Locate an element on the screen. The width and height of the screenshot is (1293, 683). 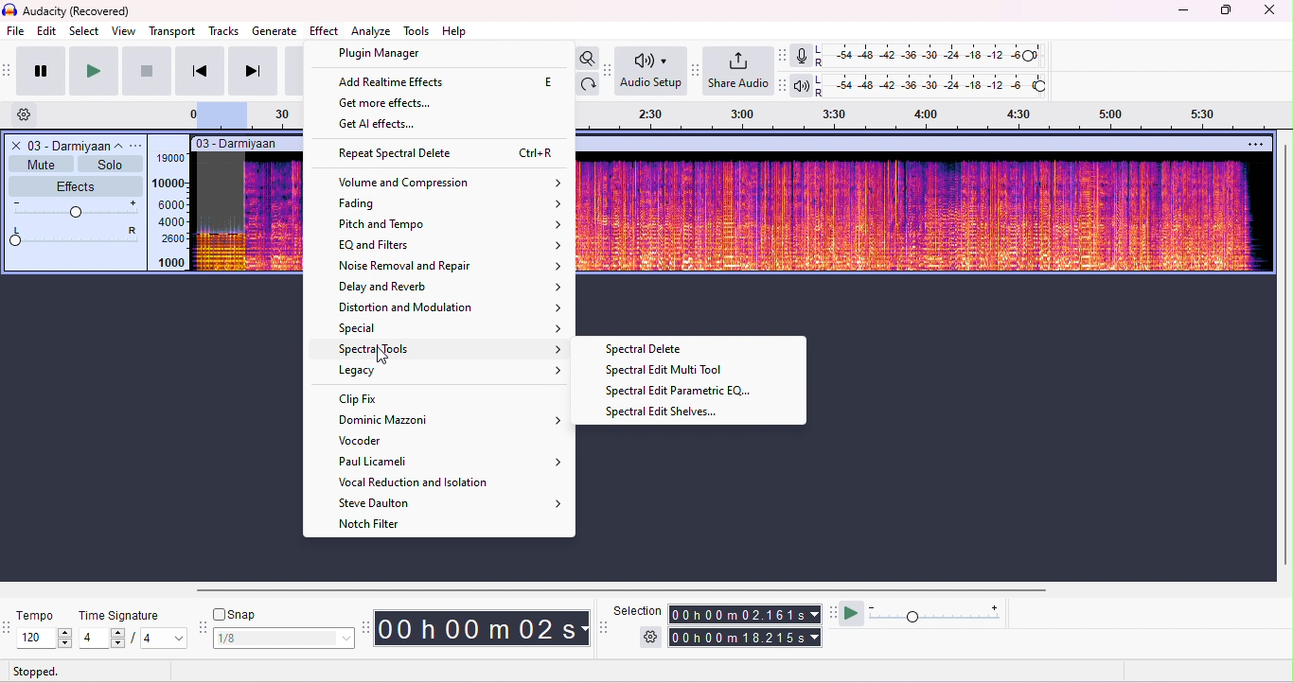
solo is located at coordinates (110, 164).